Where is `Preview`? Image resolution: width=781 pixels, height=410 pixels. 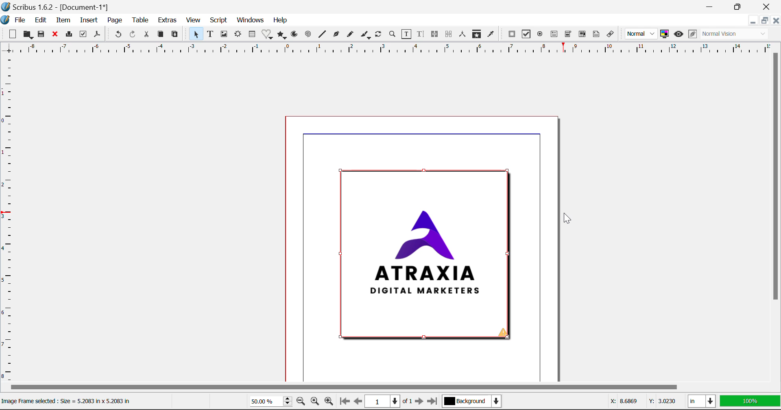 Preview is located at coordinates (678, 33).